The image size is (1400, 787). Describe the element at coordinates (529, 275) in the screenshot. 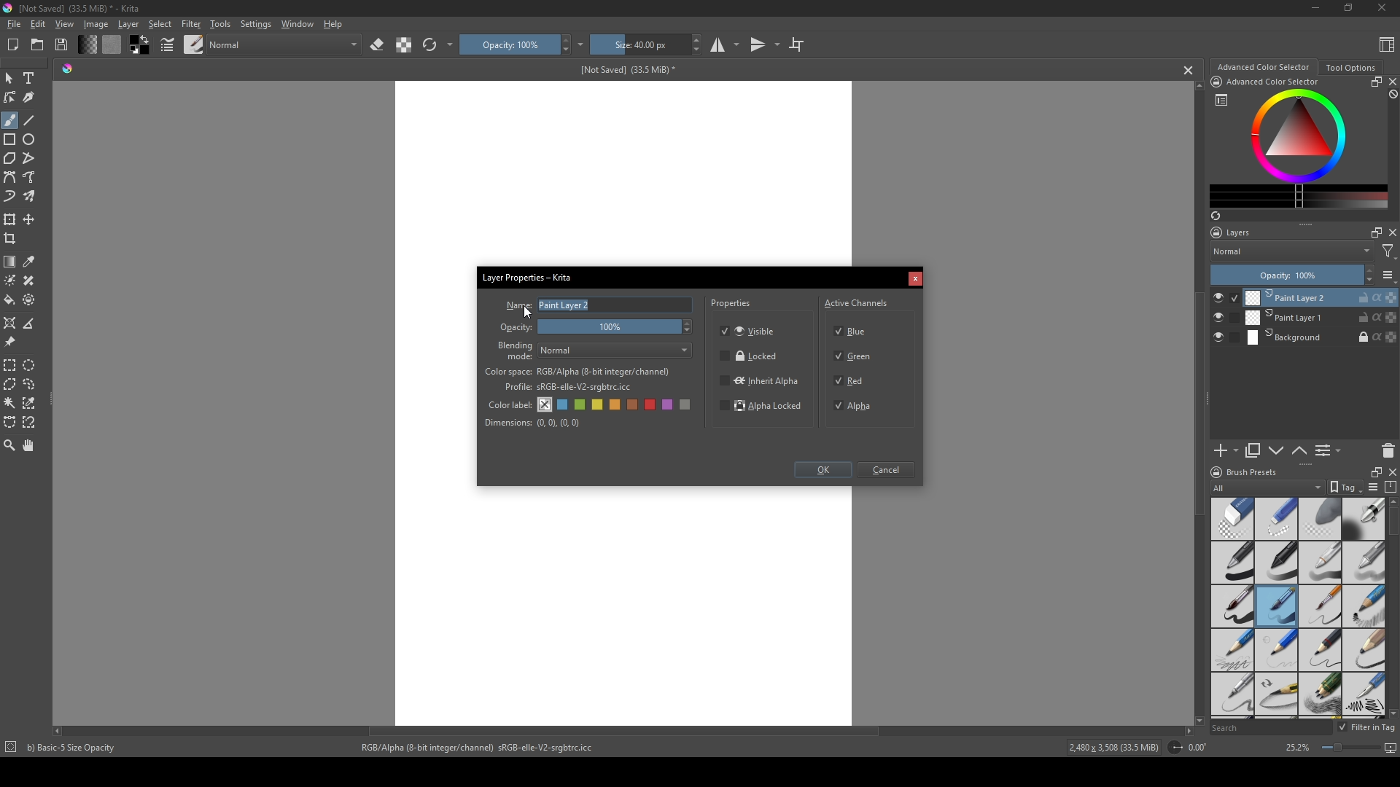

I see `Layer Properties - Krita` at that location.